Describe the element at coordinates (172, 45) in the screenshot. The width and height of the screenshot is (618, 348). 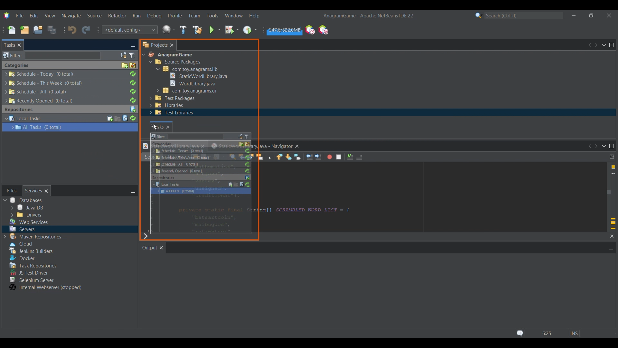
I see `Close` at that location.